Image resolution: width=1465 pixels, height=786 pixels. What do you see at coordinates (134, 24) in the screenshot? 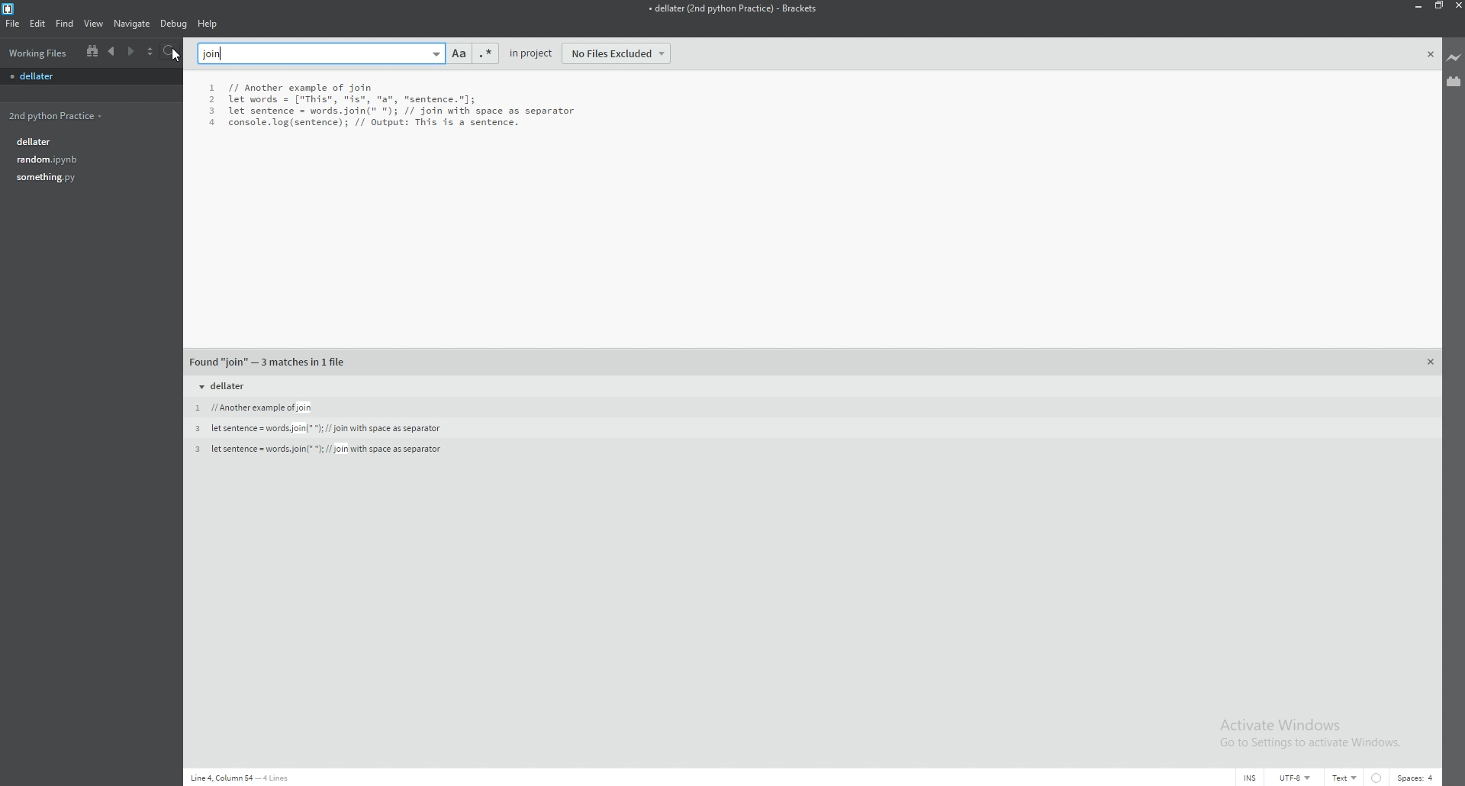
I see `navigate` at bounding box center [134, 24].